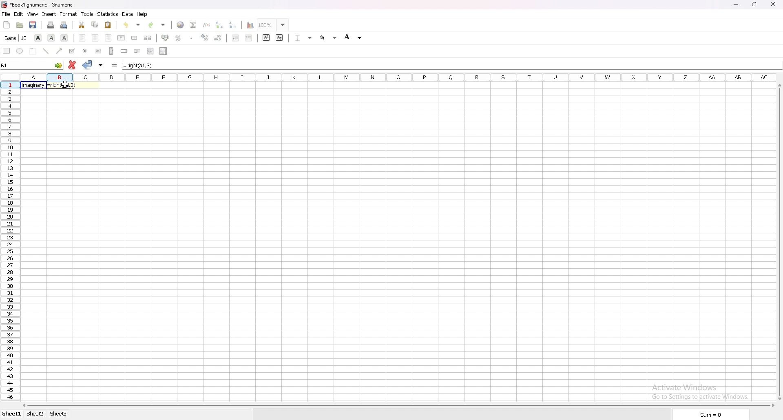 The height and width of the screenshot is (420, 783). I want to click on hyperlink, so click(181, 25).